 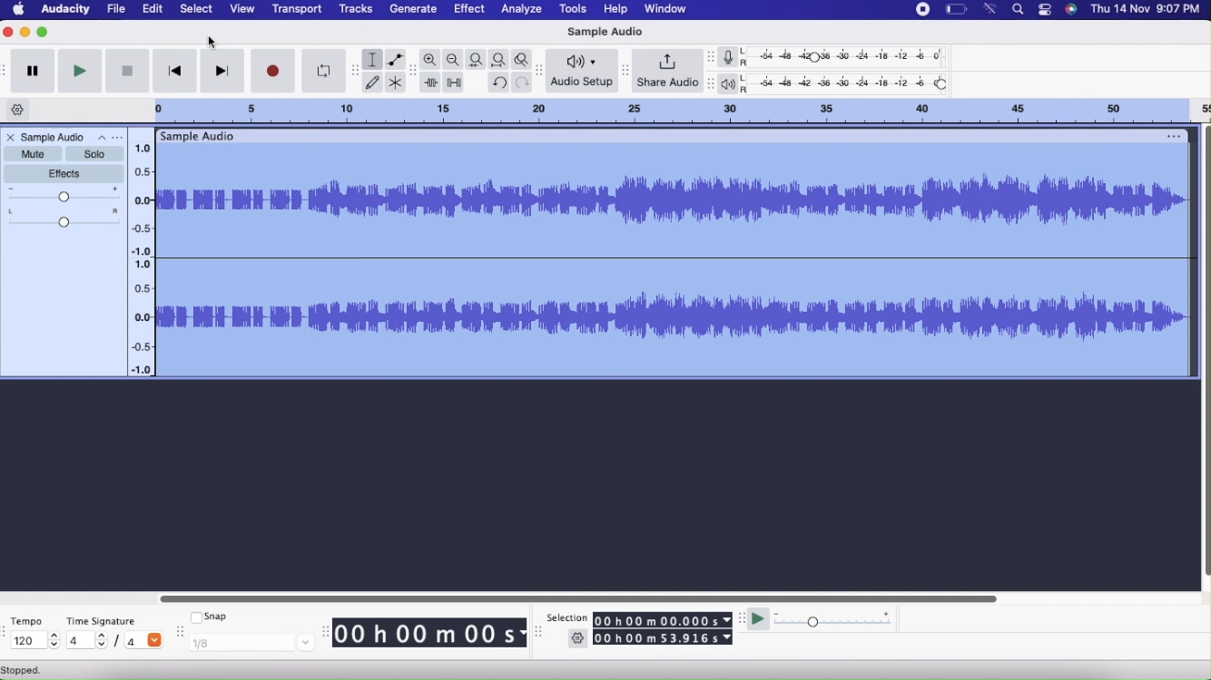 What do you see at coordinates (676, 253) in the screenshot?
I see `Sample Audio` at bounding box center [676, 253].